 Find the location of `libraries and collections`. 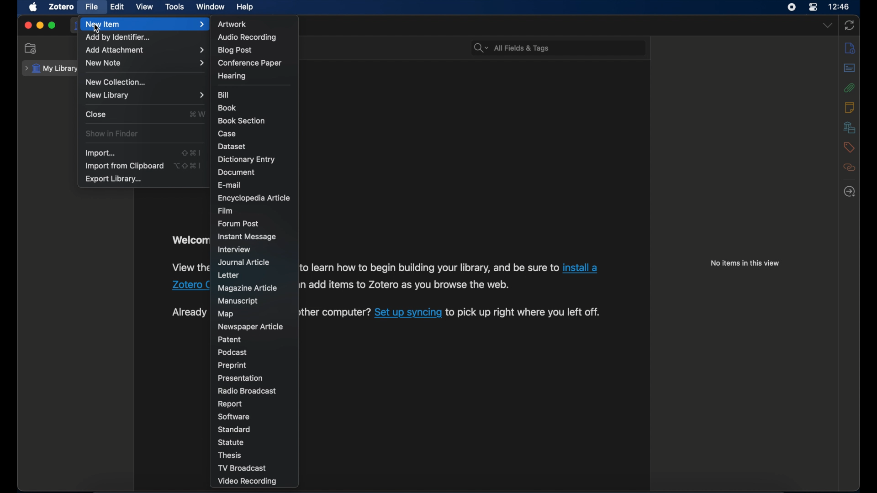

libraries and collections is located at coordinates (849, 127).